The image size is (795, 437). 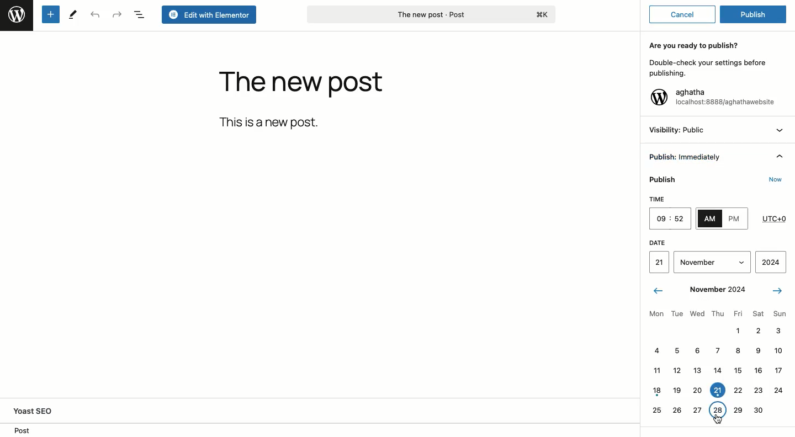 What do you see at coordinates (709, 218) in the screenshot?
I see `AM` at bounding box center [709, 218].